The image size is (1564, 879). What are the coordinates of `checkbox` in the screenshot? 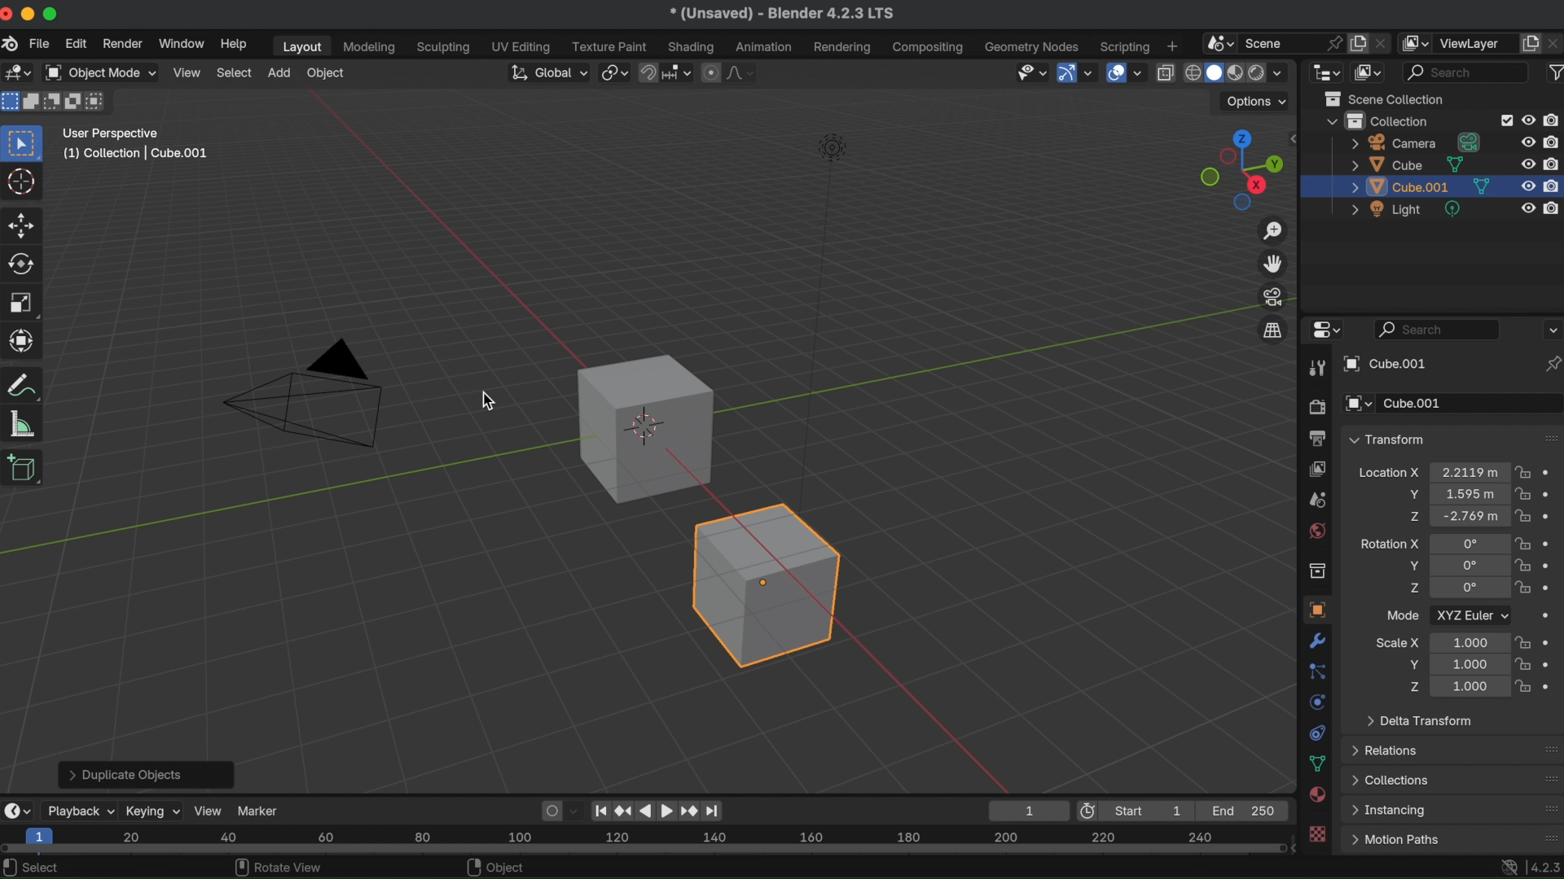 It's located at (1504, 120).